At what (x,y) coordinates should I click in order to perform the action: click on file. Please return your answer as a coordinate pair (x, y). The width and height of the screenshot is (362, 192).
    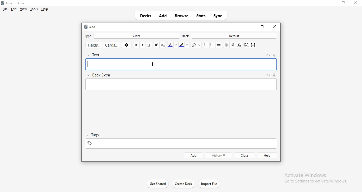
    Looking at the image, I should click on (6, 9).